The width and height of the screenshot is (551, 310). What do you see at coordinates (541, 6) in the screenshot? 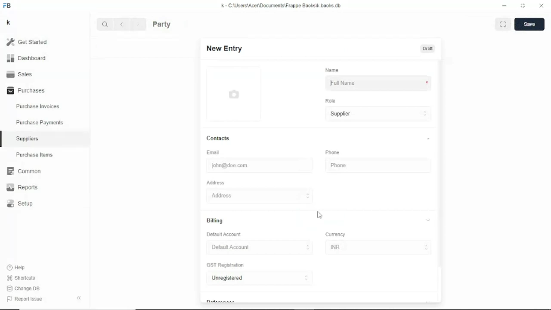
I see `Close` at bounding box center [541, 6].